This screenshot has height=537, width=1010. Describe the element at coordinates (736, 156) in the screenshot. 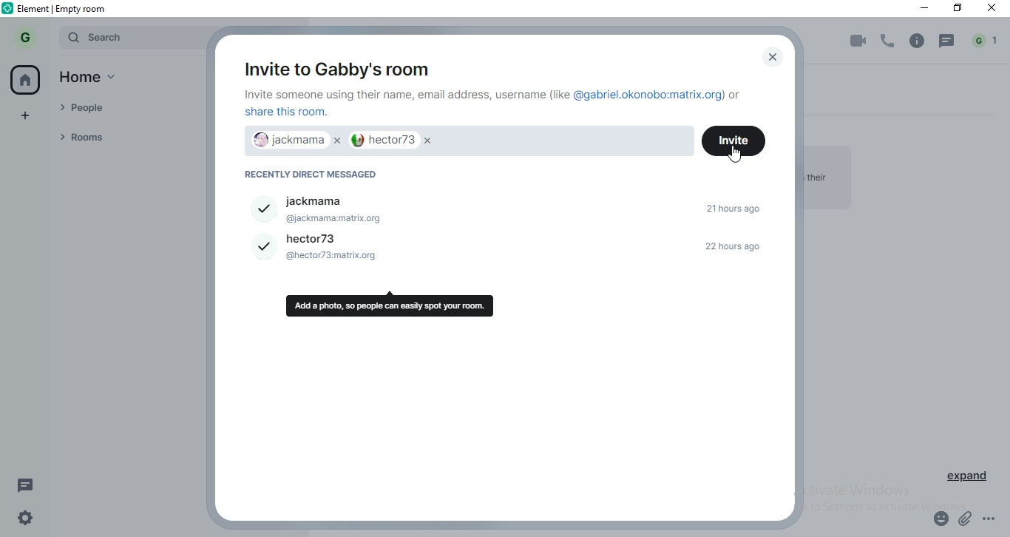

I see `cursor` at that location.